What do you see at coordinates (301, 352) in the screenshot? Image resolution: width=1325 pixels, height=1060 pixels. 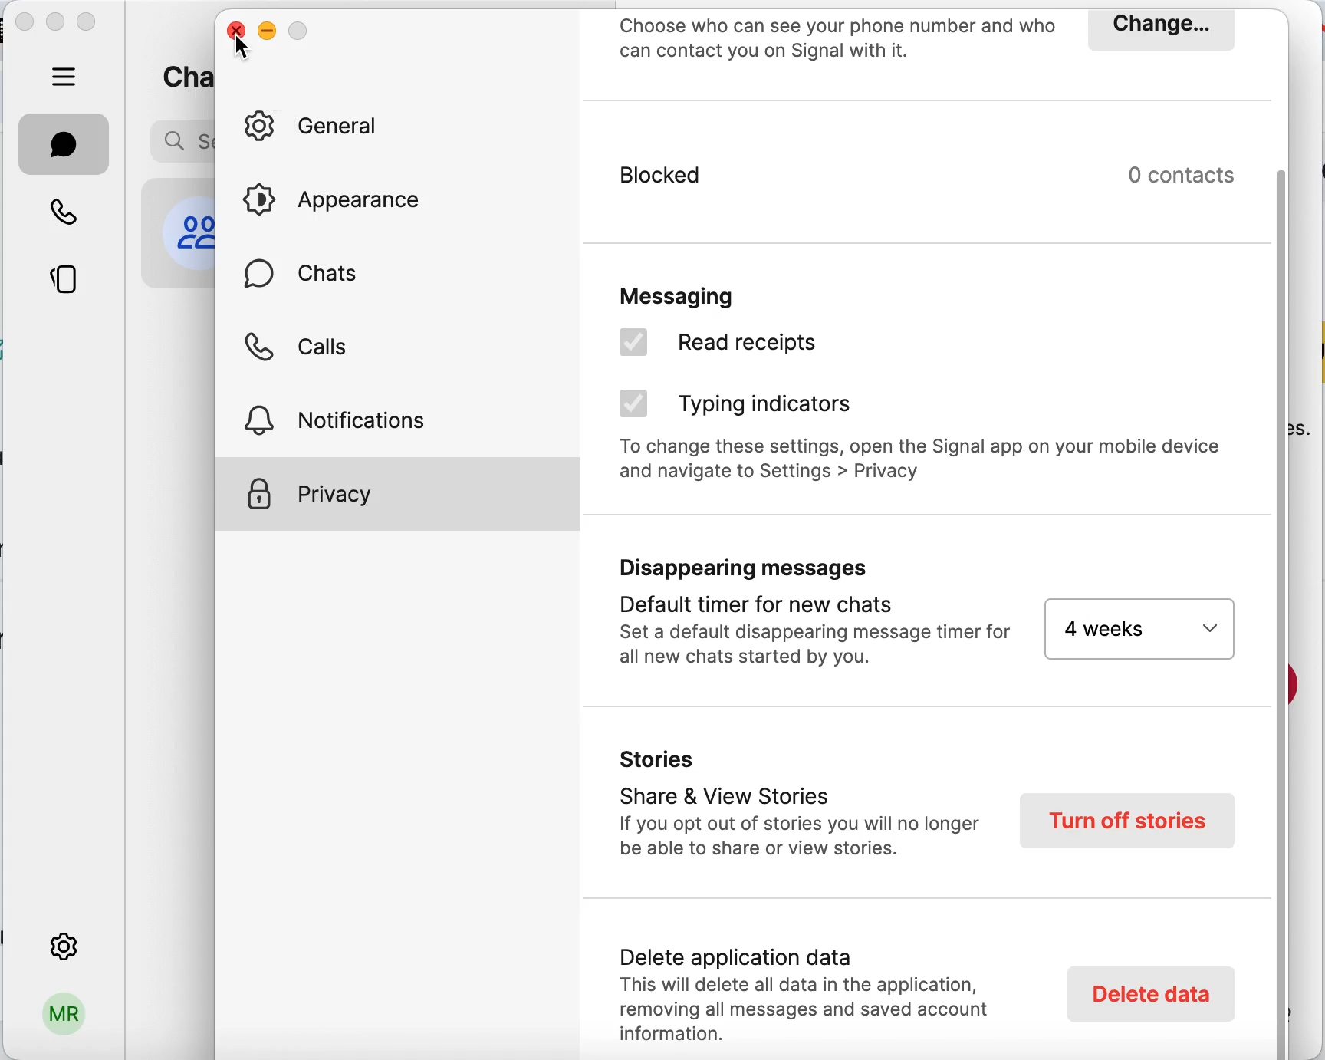 I see `calls` at bounding box center [301, 352].